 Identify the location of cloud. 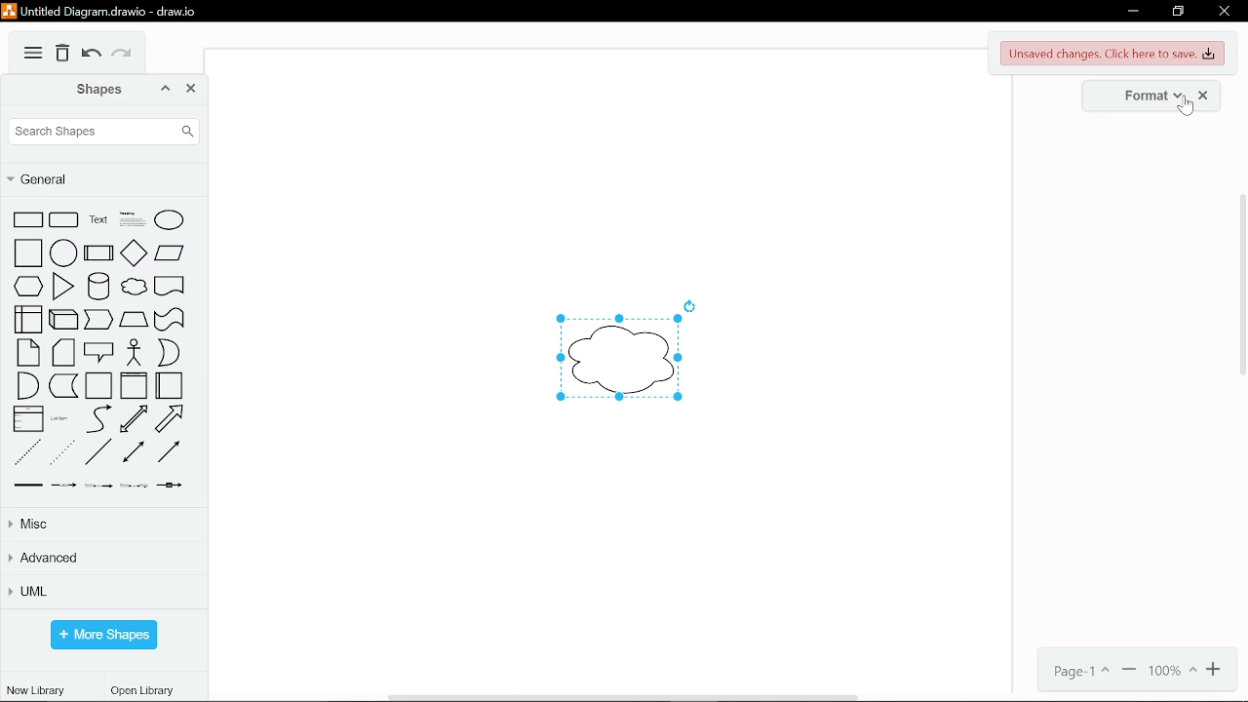
(133, 287).